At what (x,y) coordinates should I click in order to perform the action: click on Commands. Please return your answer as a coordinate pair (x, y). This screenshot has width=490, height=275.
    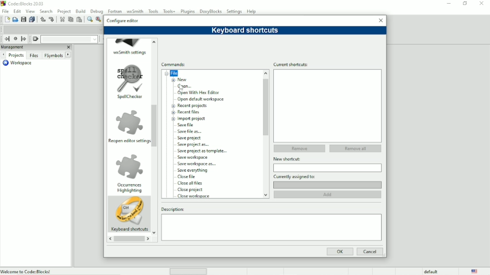
    Looking at the image, I should click on (175, 64).